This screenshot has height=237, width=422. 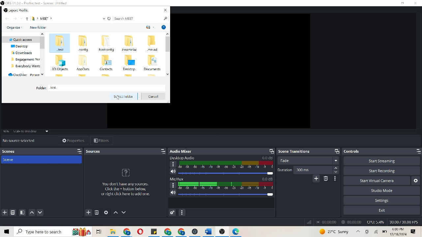 I want to click on controls, so click(x=359, y=151).